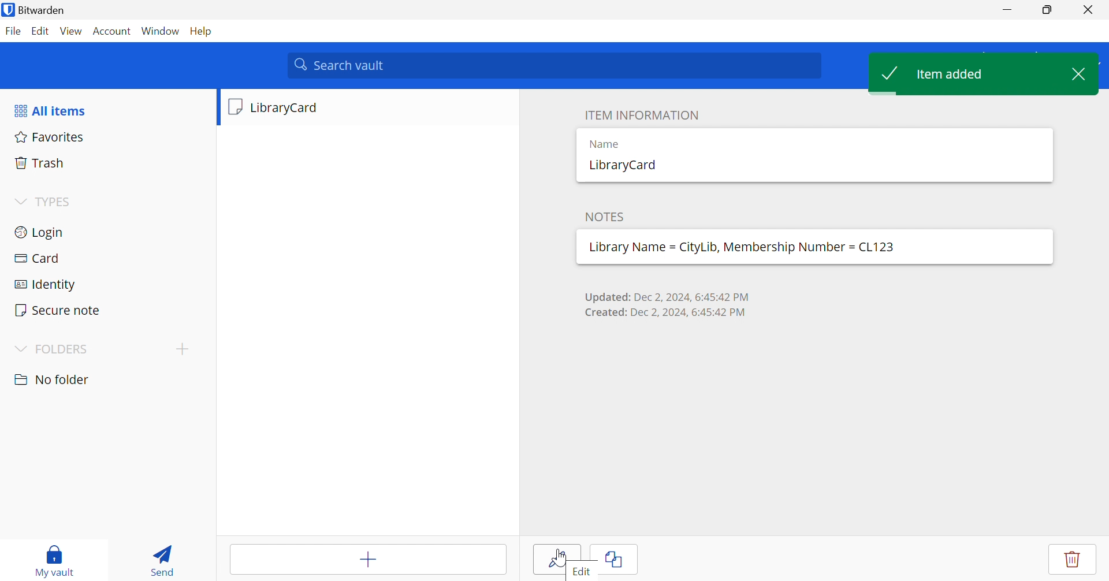  I want to click on My vault, so click(56, 560).